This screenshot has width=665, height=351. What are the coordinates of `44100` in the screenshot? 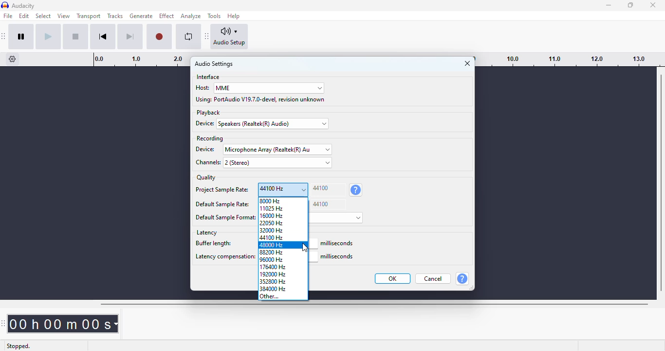 It's located at (328, 190).